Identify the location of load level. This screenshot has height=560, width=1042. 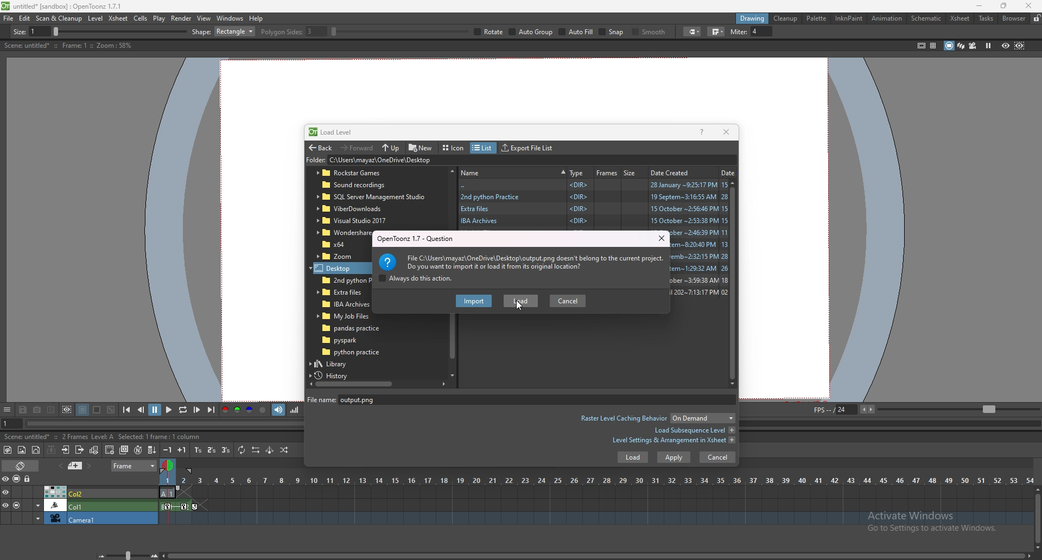
(335, 132).